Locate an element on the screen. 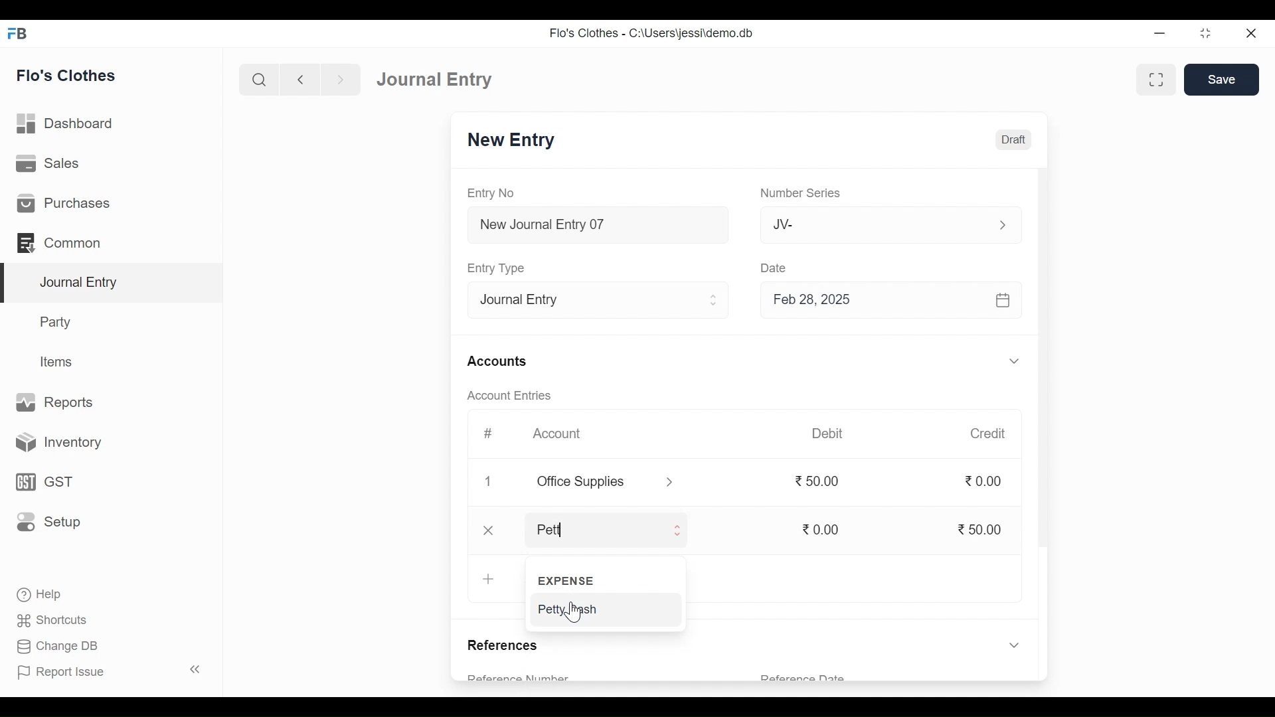  Help is located at coordinates (38, 593).